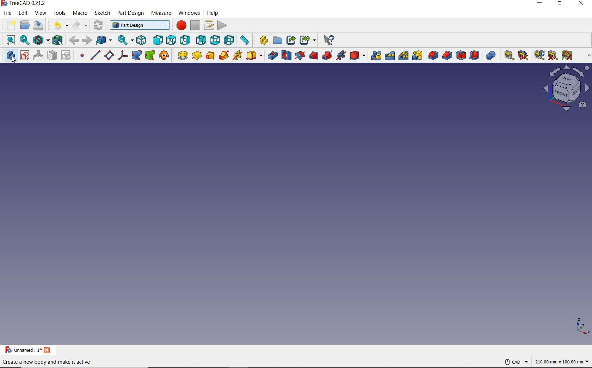 The width and height of the screenshot is (592, 368). I want to click on go to linked object , so click(104, 40).